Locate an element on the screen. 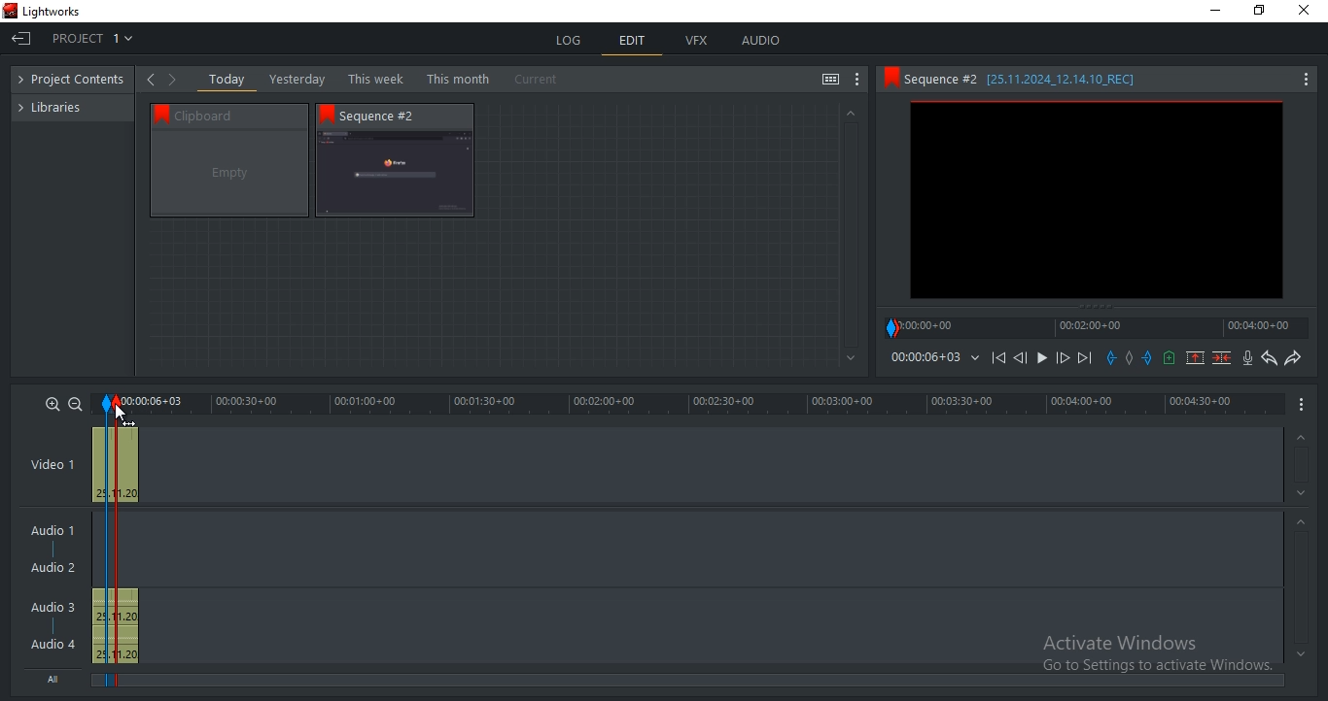 The image size is (1328, 701). sequence 2 is located at coordinates (395, 175).